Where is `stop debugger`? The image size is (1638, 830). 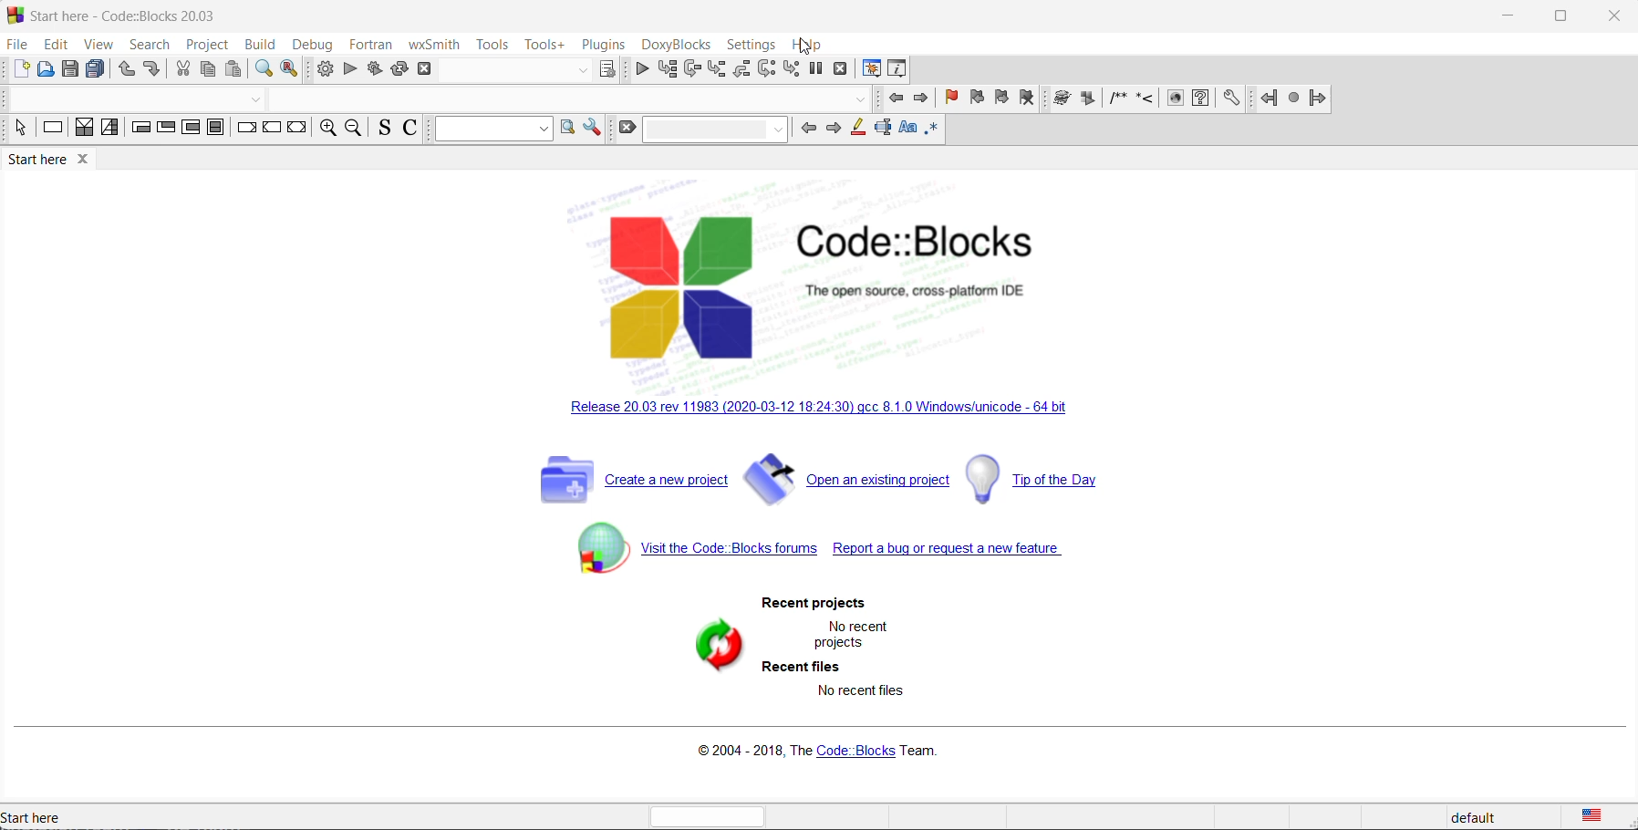 stop debugger is located at coordinates (841, 71).